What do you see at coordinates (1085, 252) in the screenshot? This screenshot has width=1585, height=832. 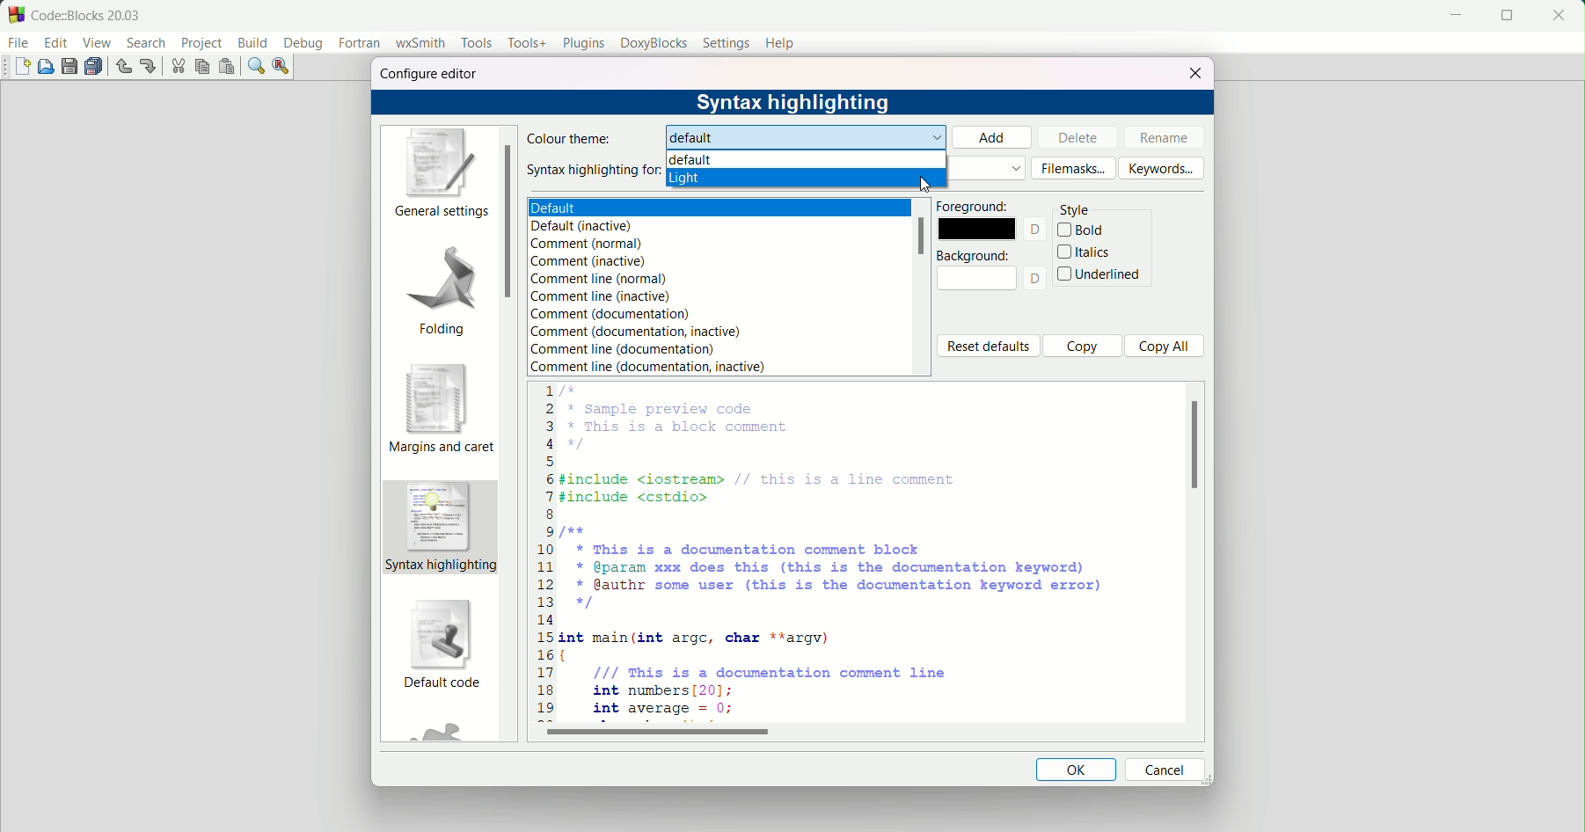 I see `italics` at bounding box center [1085, 252].